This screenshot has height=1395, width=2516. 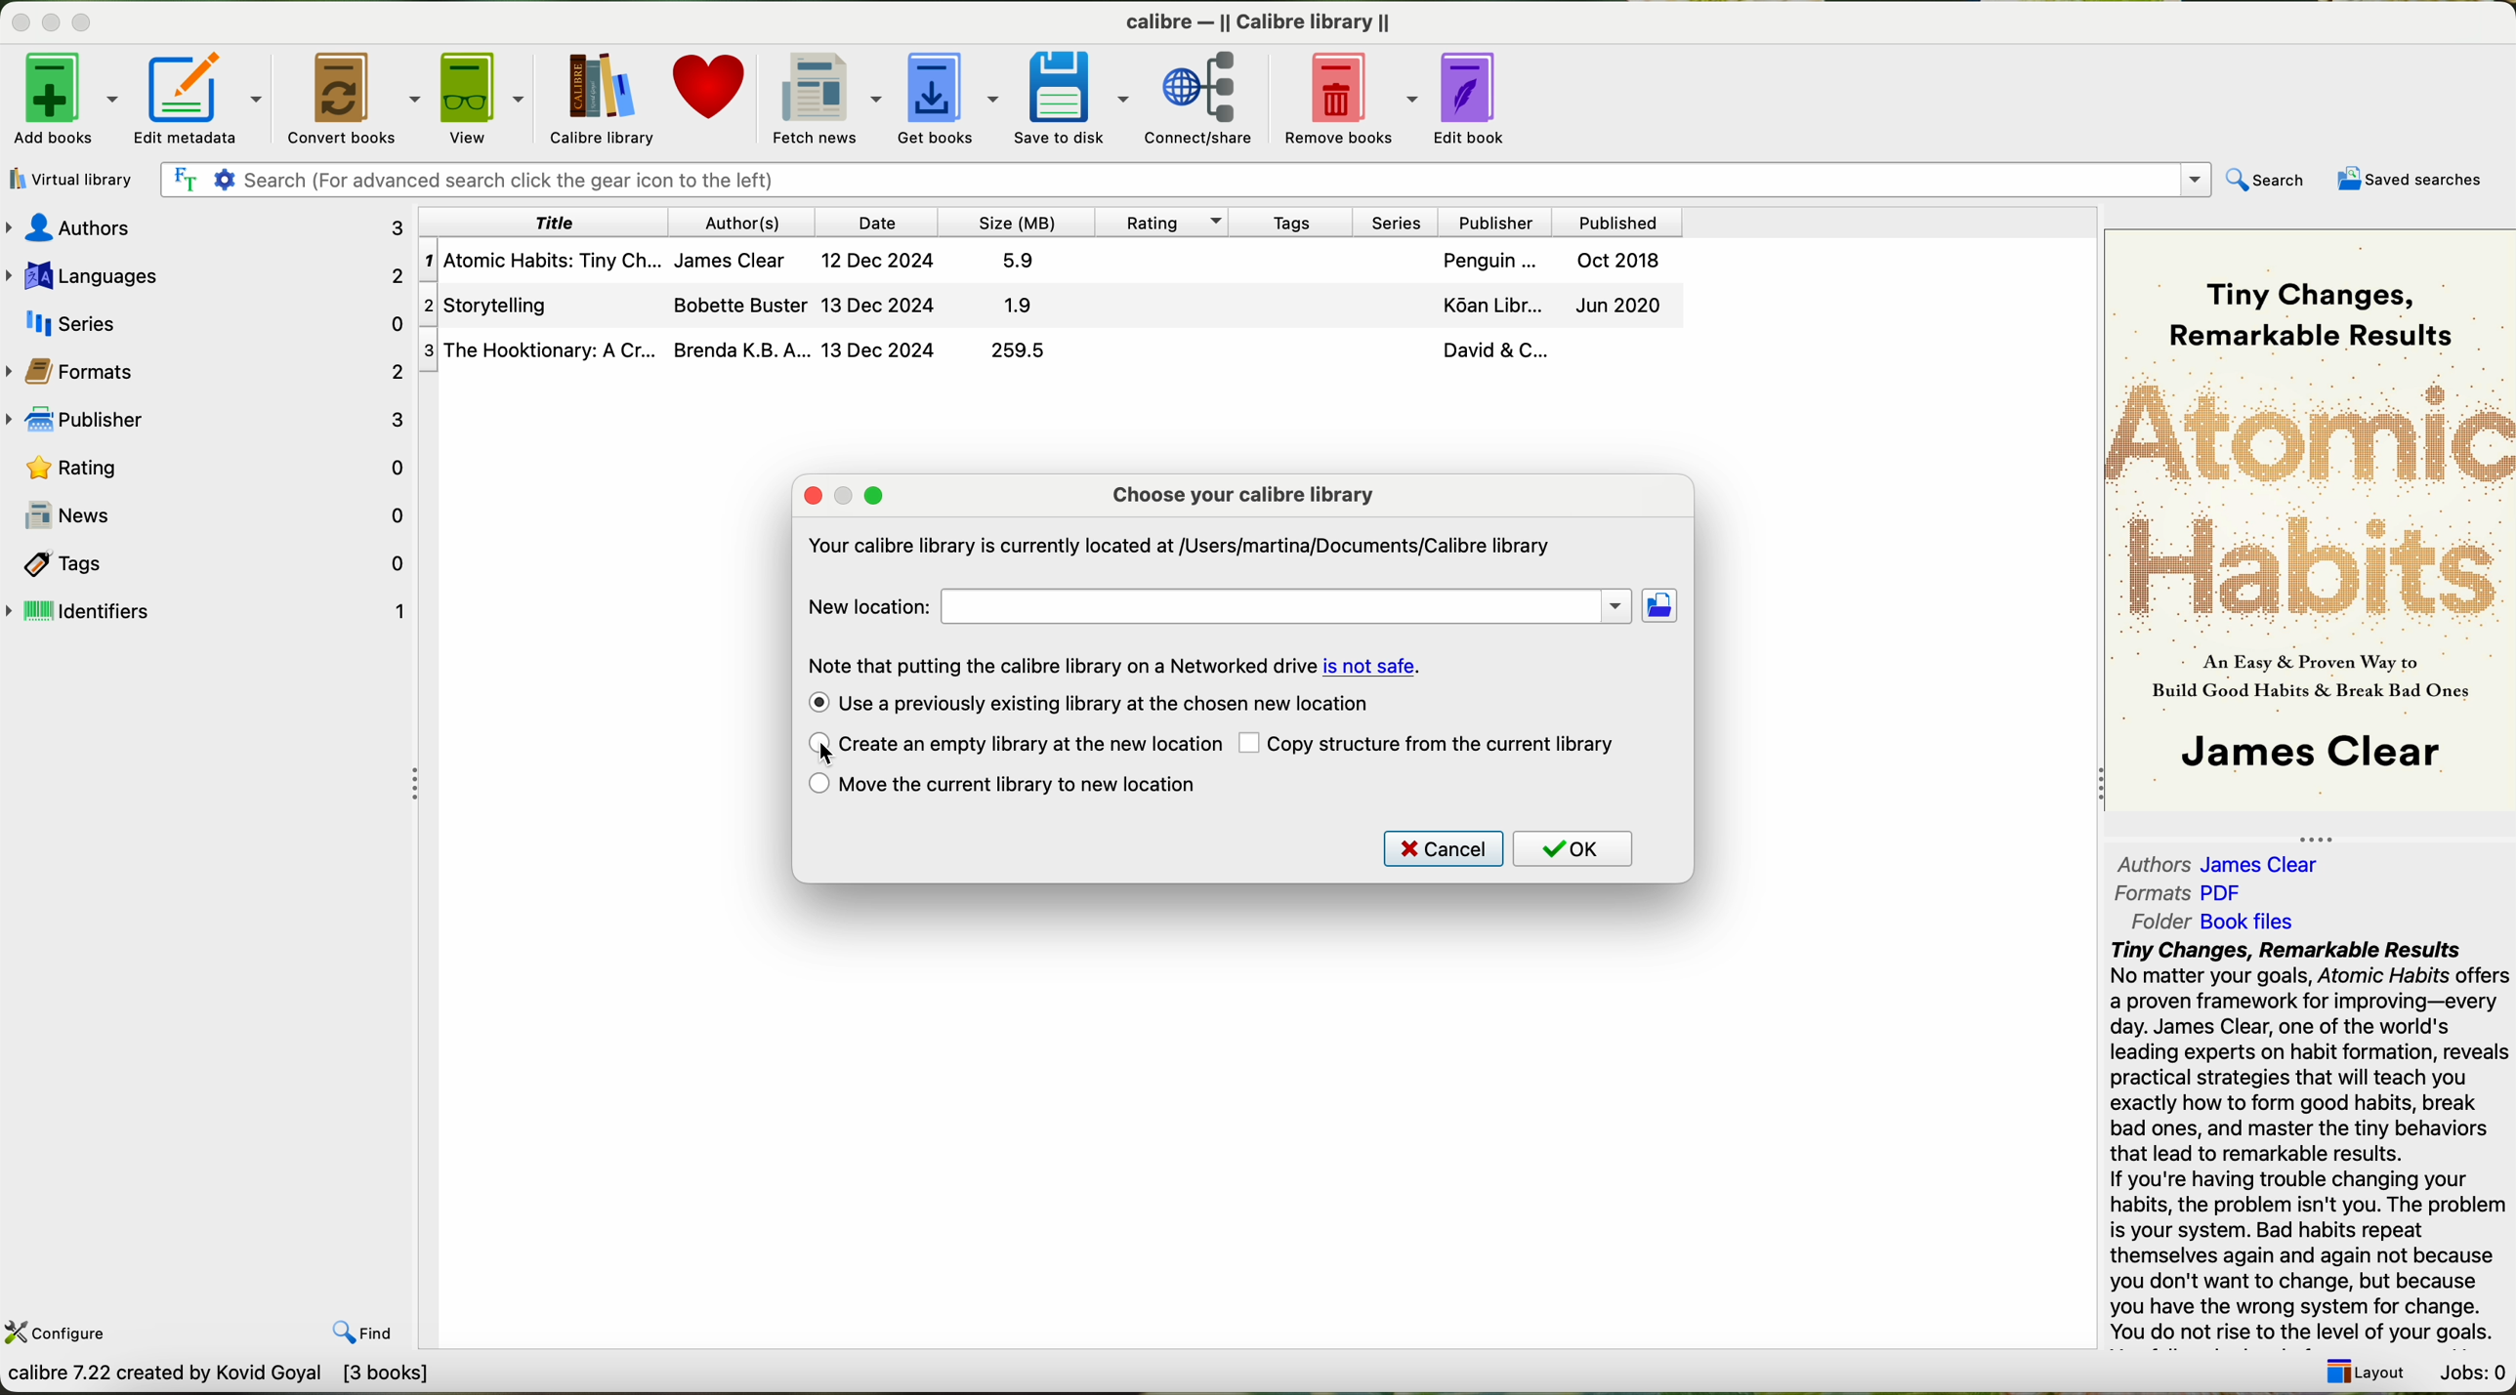 What do you see at coordinates (851, 497) in the screenshot?
I see `minimize` at bounding box center [851, 497].